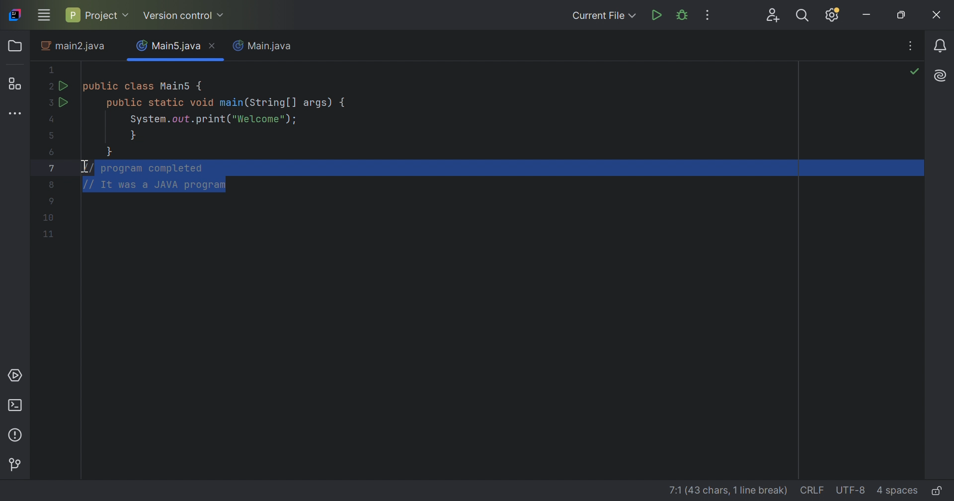 This screenshot has width=954, height=501. What do you see at coordinates (74, 48) in the screenshot?
I see `main2.java` at bounding box center [74, 48].